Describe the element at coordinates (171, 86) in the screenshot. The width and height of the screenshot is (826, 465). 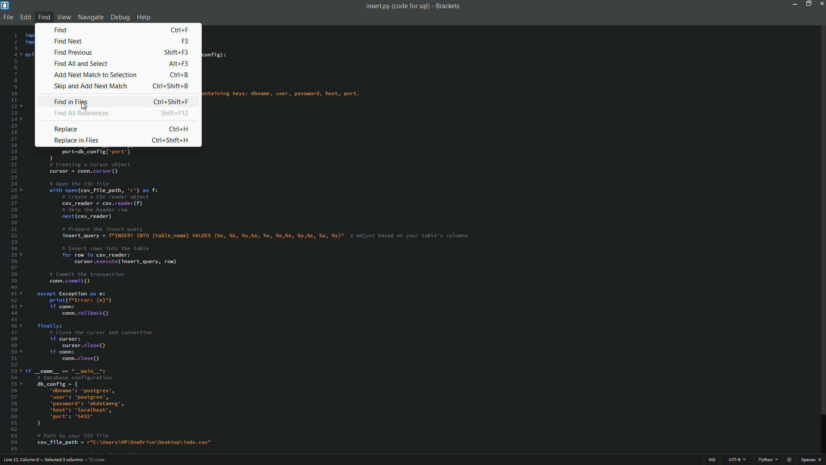
I see `keyboard shortcut` at that location.